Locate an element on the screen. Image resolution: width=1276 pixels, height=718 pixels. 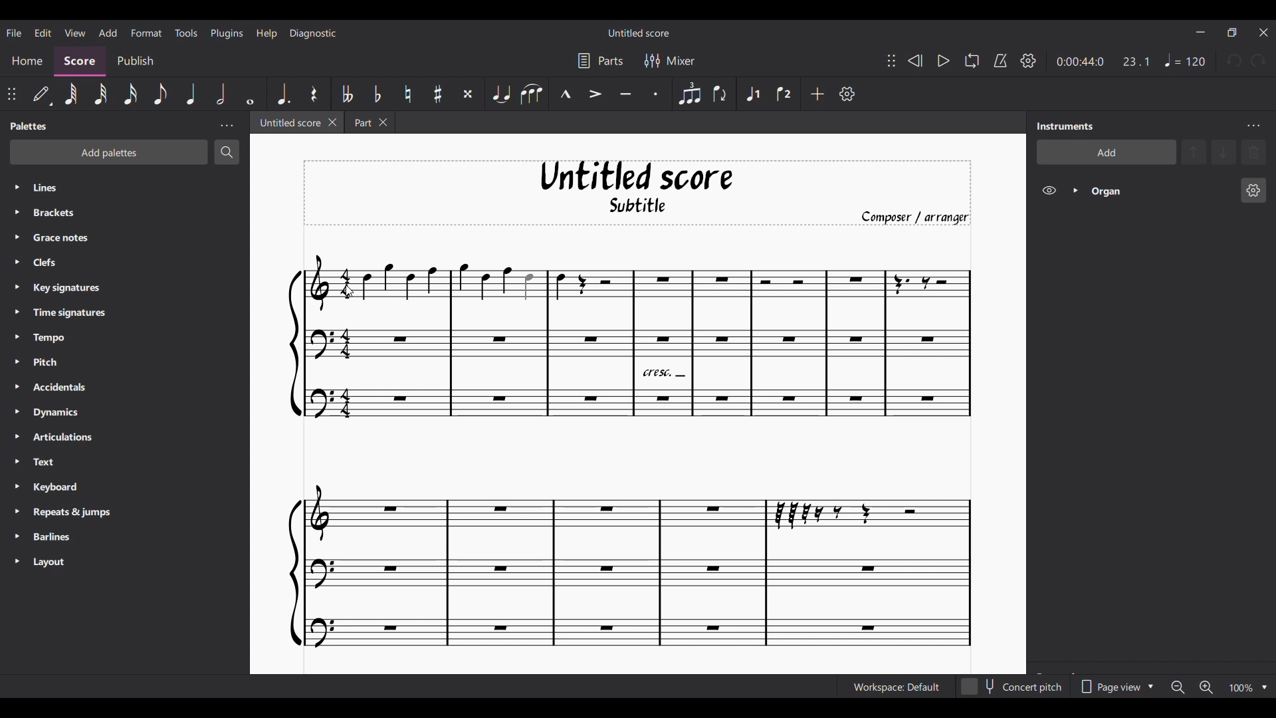
Show interface in a smaller tab is located at coordinates (1232, 33).